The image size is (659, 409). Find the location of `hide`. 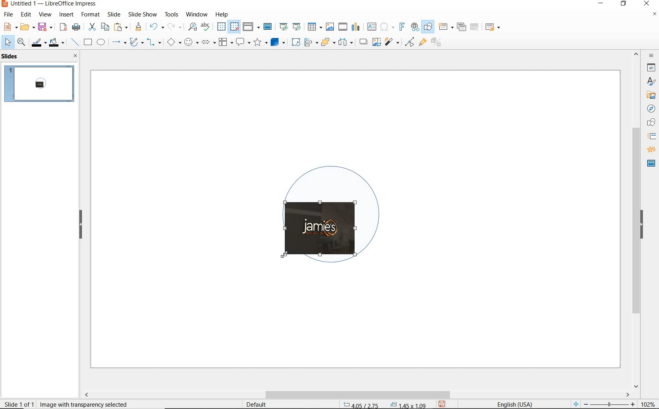

hide is located at coordinates (642, 225).